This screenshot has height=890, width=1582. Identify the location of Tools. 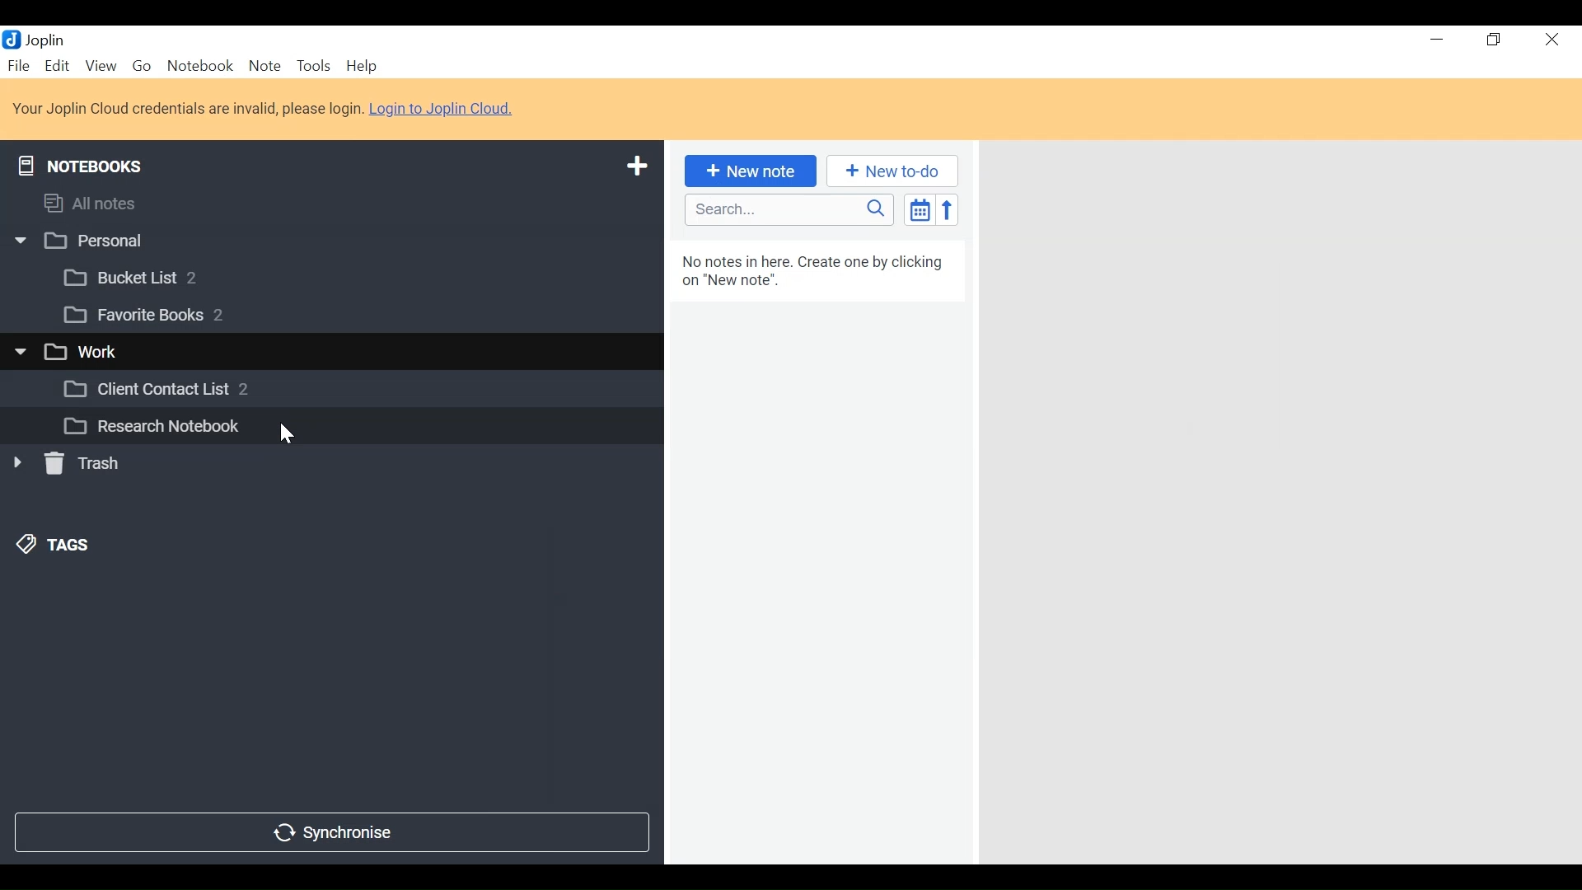
(312, 66).